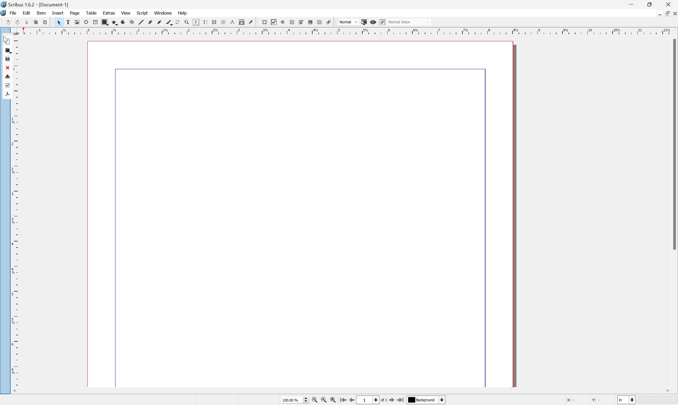  What do you see at coordinates (8, 51) in the screenshot?
I see `open` at bounding box center [8, 51].